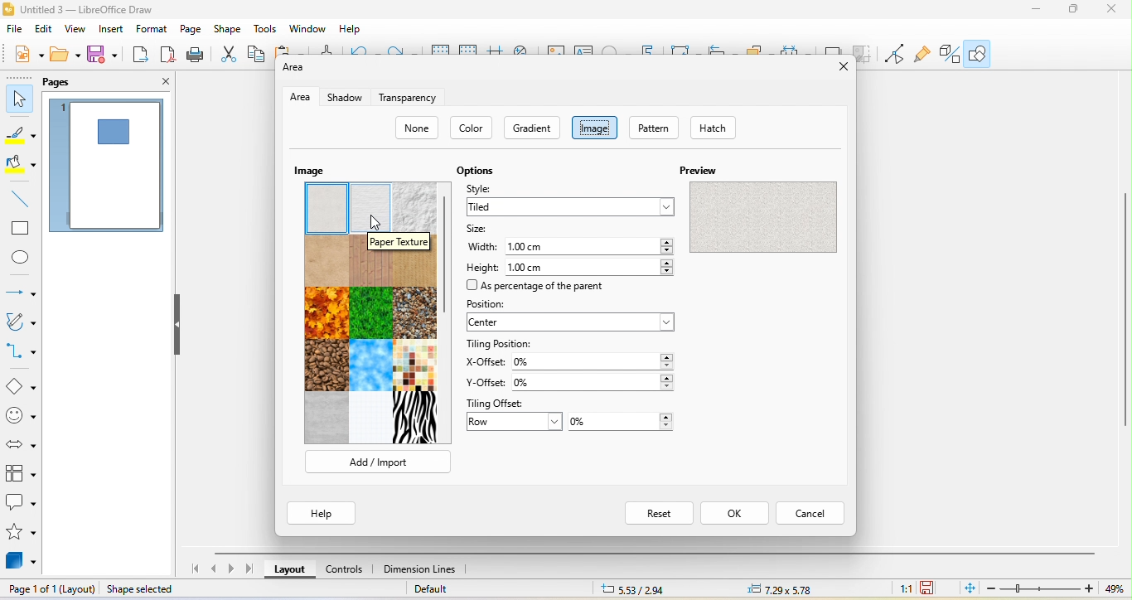 The image size is (1132, 600). Describe the element at coordinates (21, 506) in the screenshot. I see `callout shape` at that location.